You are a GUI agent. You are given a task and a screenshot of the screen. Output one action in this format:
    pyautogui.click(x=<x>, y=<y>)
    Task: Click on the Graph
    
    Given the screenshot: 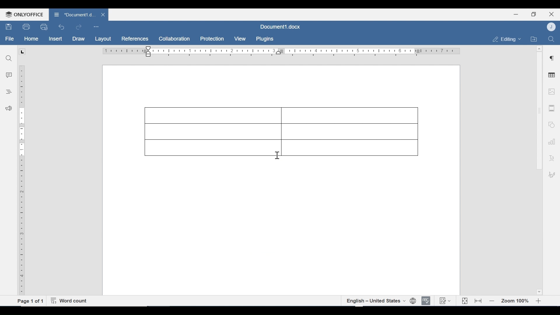 What is the action you would take?
    pyautogui.click(x=550, y=141)
    